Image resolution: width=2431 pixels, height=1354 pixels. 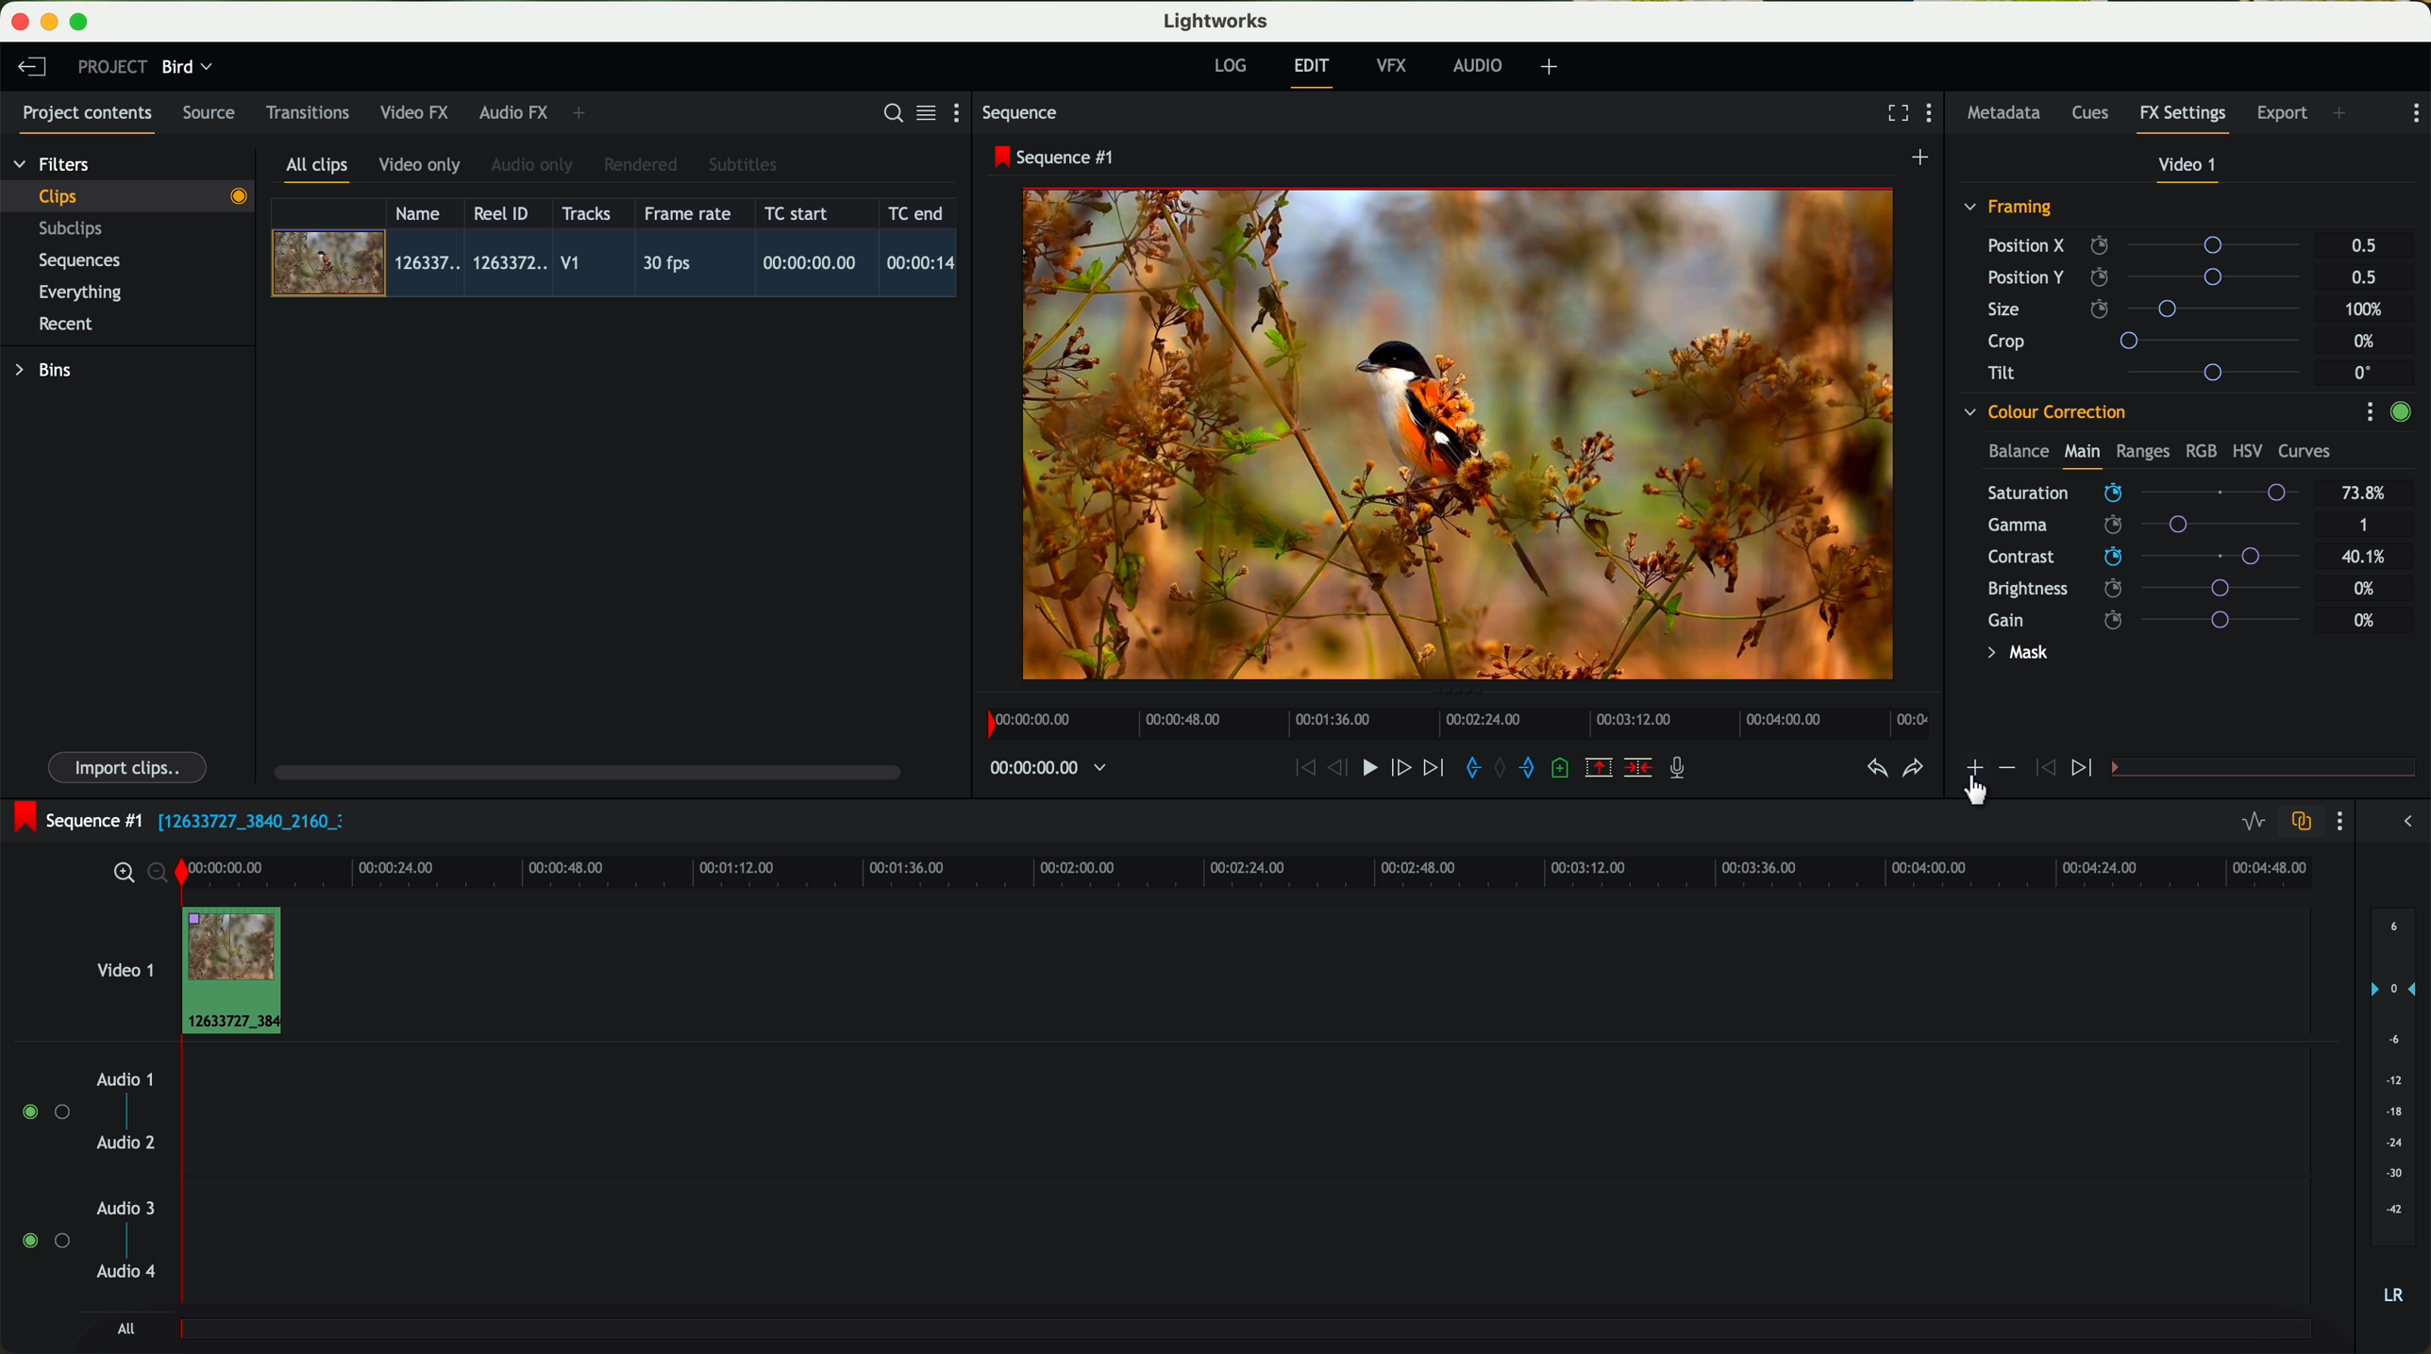 I want to click on nudge one frame foward, so click(x=1403, y=769).